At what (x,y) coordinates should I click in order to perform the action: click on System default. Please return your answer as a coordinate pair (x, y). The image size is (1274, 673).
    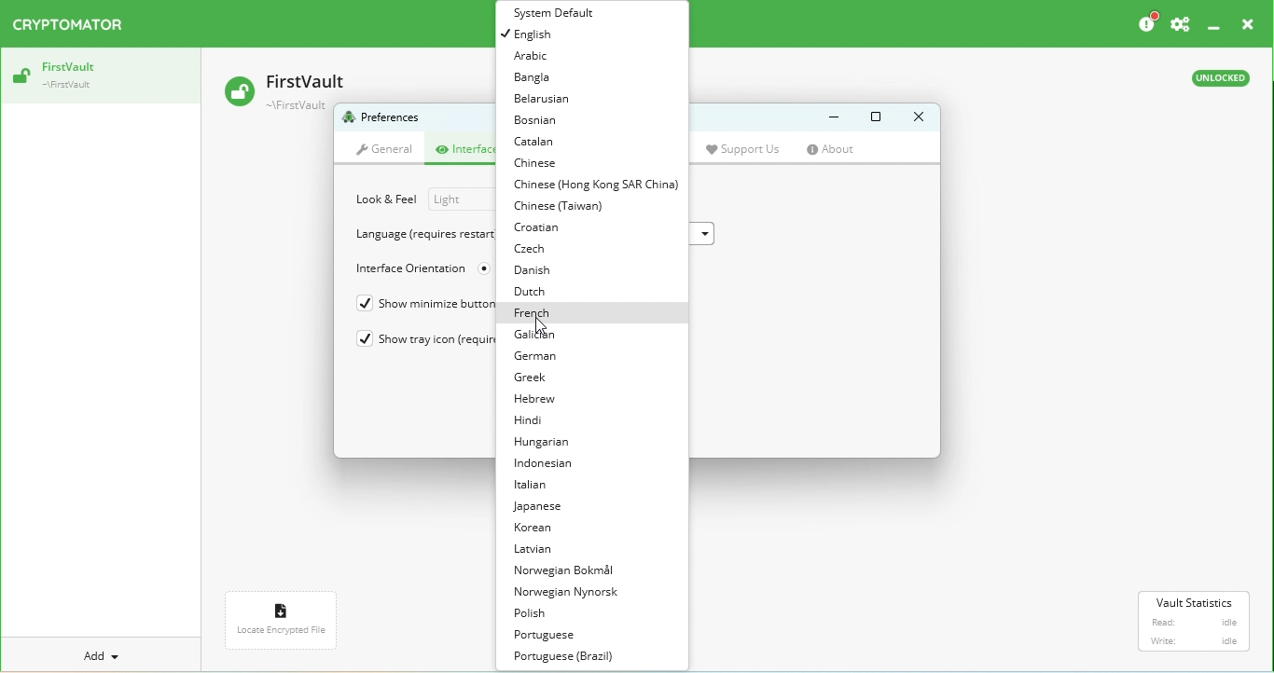
    Looking at the image, I should click on (560, 12).